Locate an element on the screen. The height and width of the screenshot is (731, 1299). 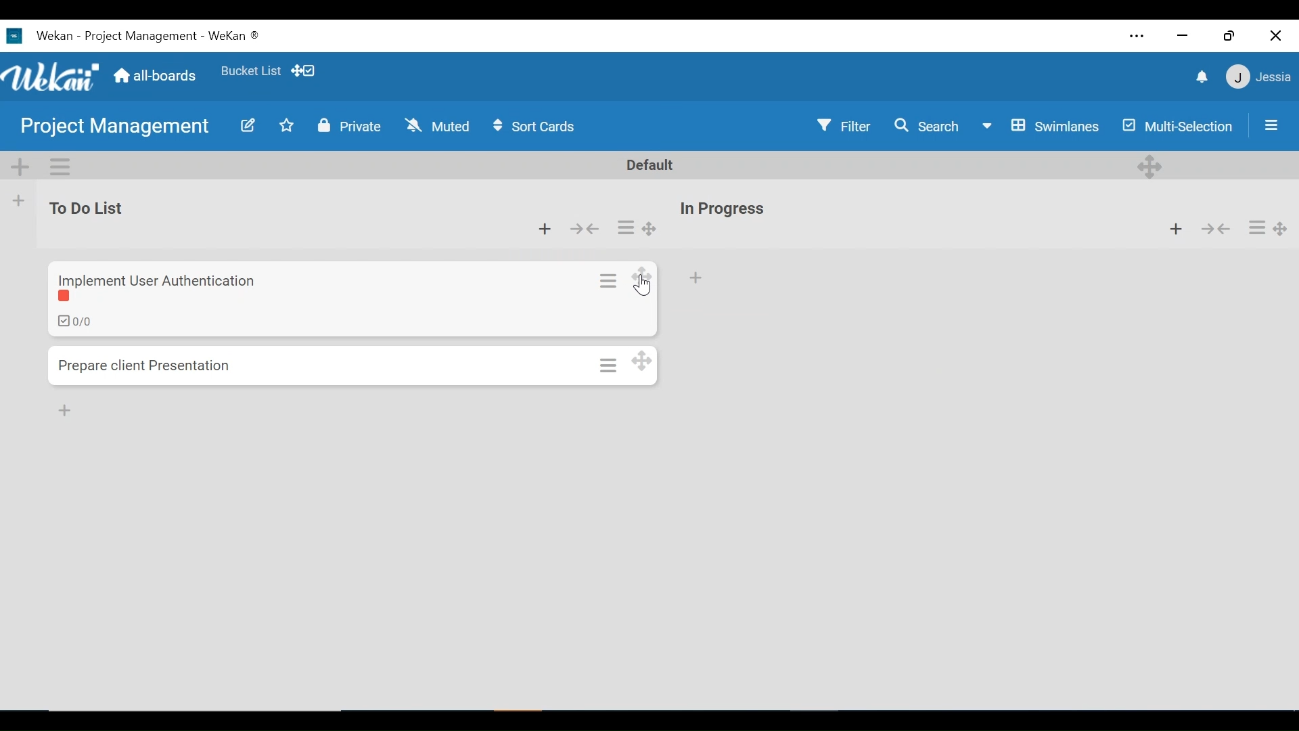
Card actions is located at coordinates (608, 364).